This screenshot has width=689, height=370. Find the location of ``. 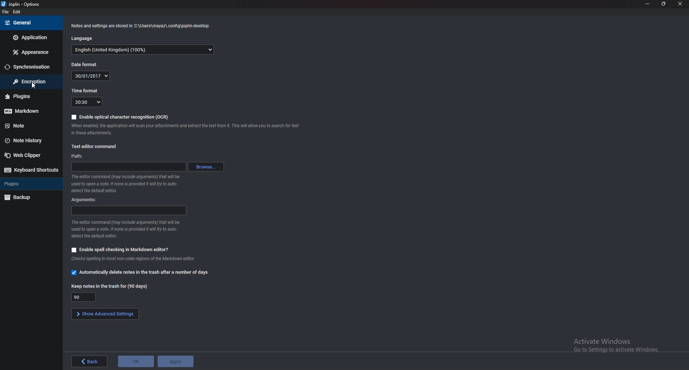

 is located at coordinates (125, 230).